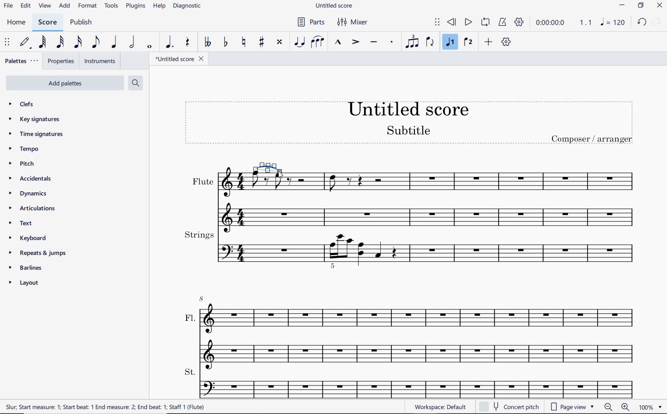 The height and width of the screenshot is (414, 667). What do you see at coordinates (373, 42) in the screenshot?
I see `TENUTO` at bounding box center [373, 42].